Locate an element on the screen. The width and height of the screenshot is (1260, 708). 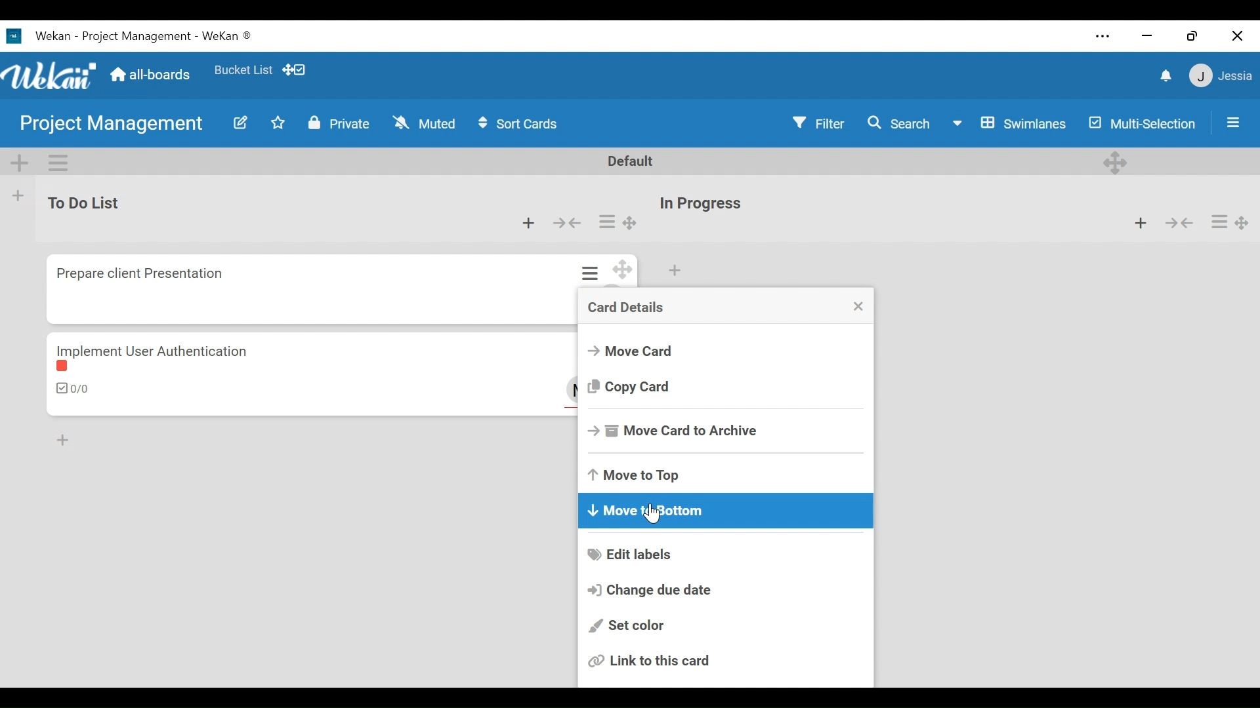
collapse is located at coordinates (1181, 224).